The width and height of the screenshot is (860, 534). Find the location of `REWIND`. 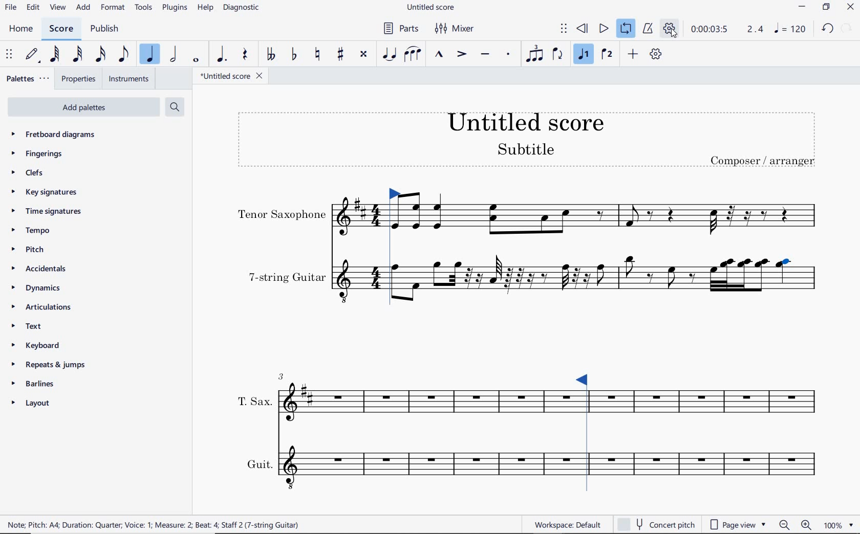

REWIND is located at coordinates (584, 28).